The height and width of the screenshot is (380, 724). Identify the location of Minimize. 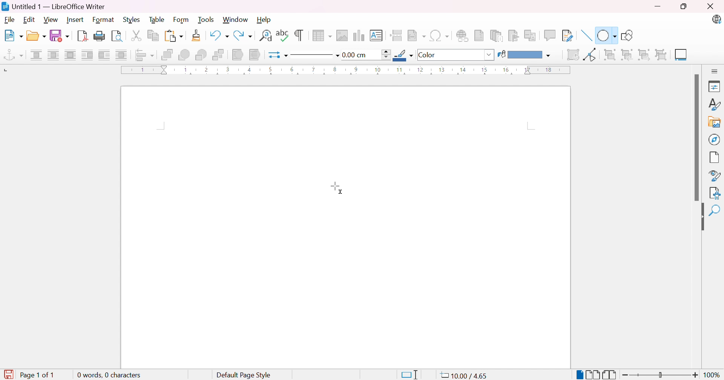
(658, 7).